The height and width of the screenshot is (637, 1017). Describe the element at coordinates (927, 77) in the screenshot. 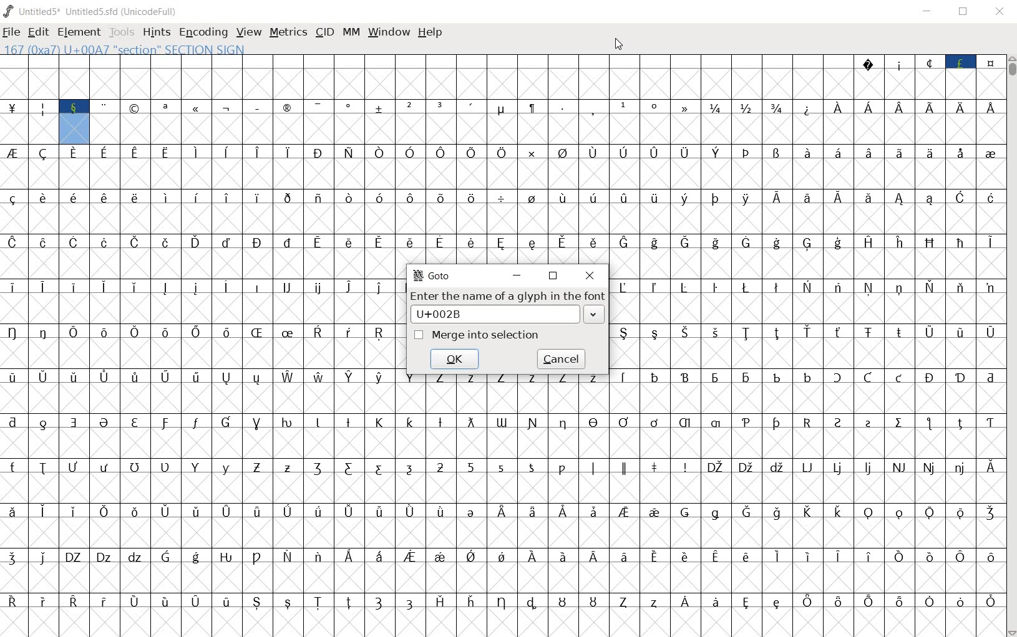

I see `special characters` at that location.